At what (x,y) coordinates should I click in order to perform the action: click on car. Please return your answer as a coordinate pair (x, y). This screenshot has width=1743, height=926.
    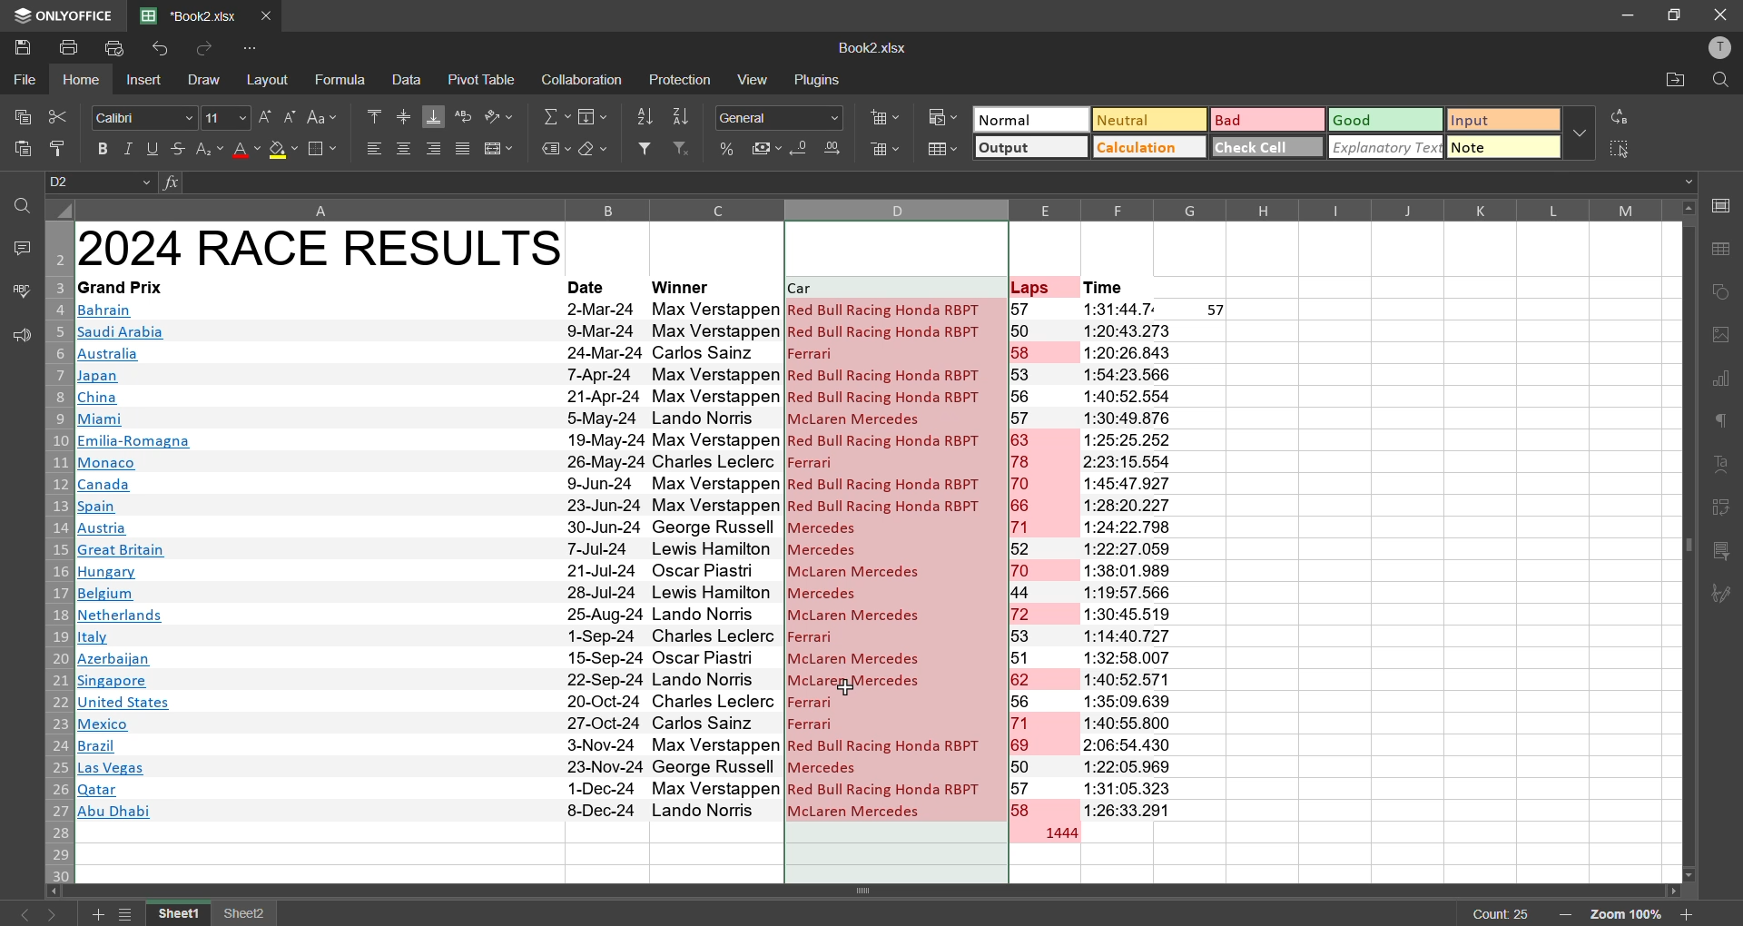
    Looking at the image, I should click on (803, 288).